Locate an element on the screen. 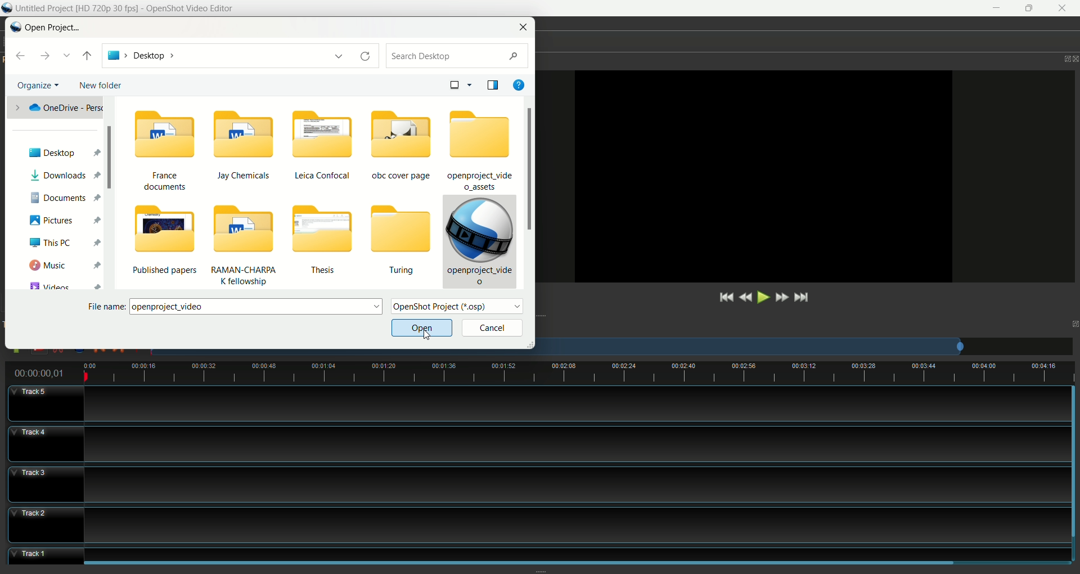 Image resolution: width=1080 pixels, height=574 pixels. maximize is located at coordinates (1057, 58).